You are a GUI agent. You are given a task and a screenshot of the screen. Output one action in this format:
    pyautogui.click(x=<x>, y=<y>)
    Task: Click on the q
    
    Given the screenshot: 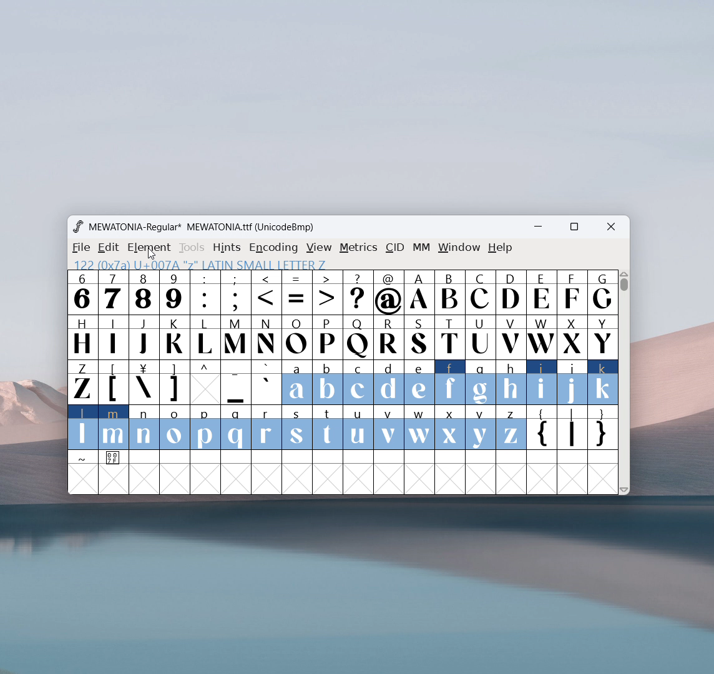 What is the action you would take?
    pyautogui.click(x=236, y=428)
    